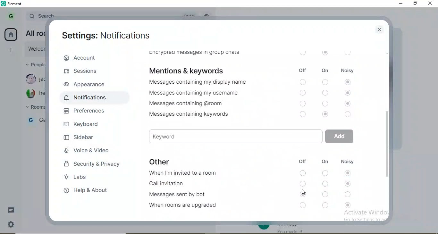 Image resolution: width=438 pixels, height=234 pixels. I want to click on switch off, so click(320, 82).